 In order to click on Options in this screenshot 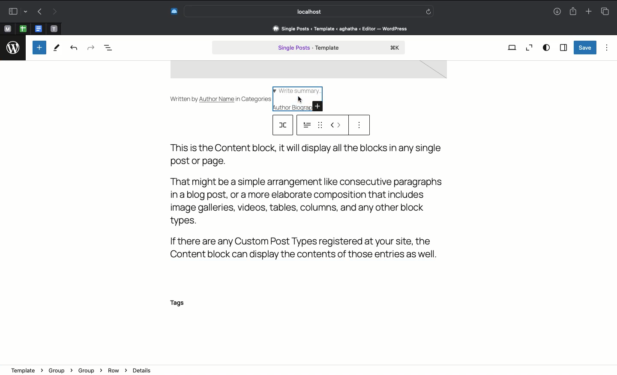, I will do `click(607, 47)`.